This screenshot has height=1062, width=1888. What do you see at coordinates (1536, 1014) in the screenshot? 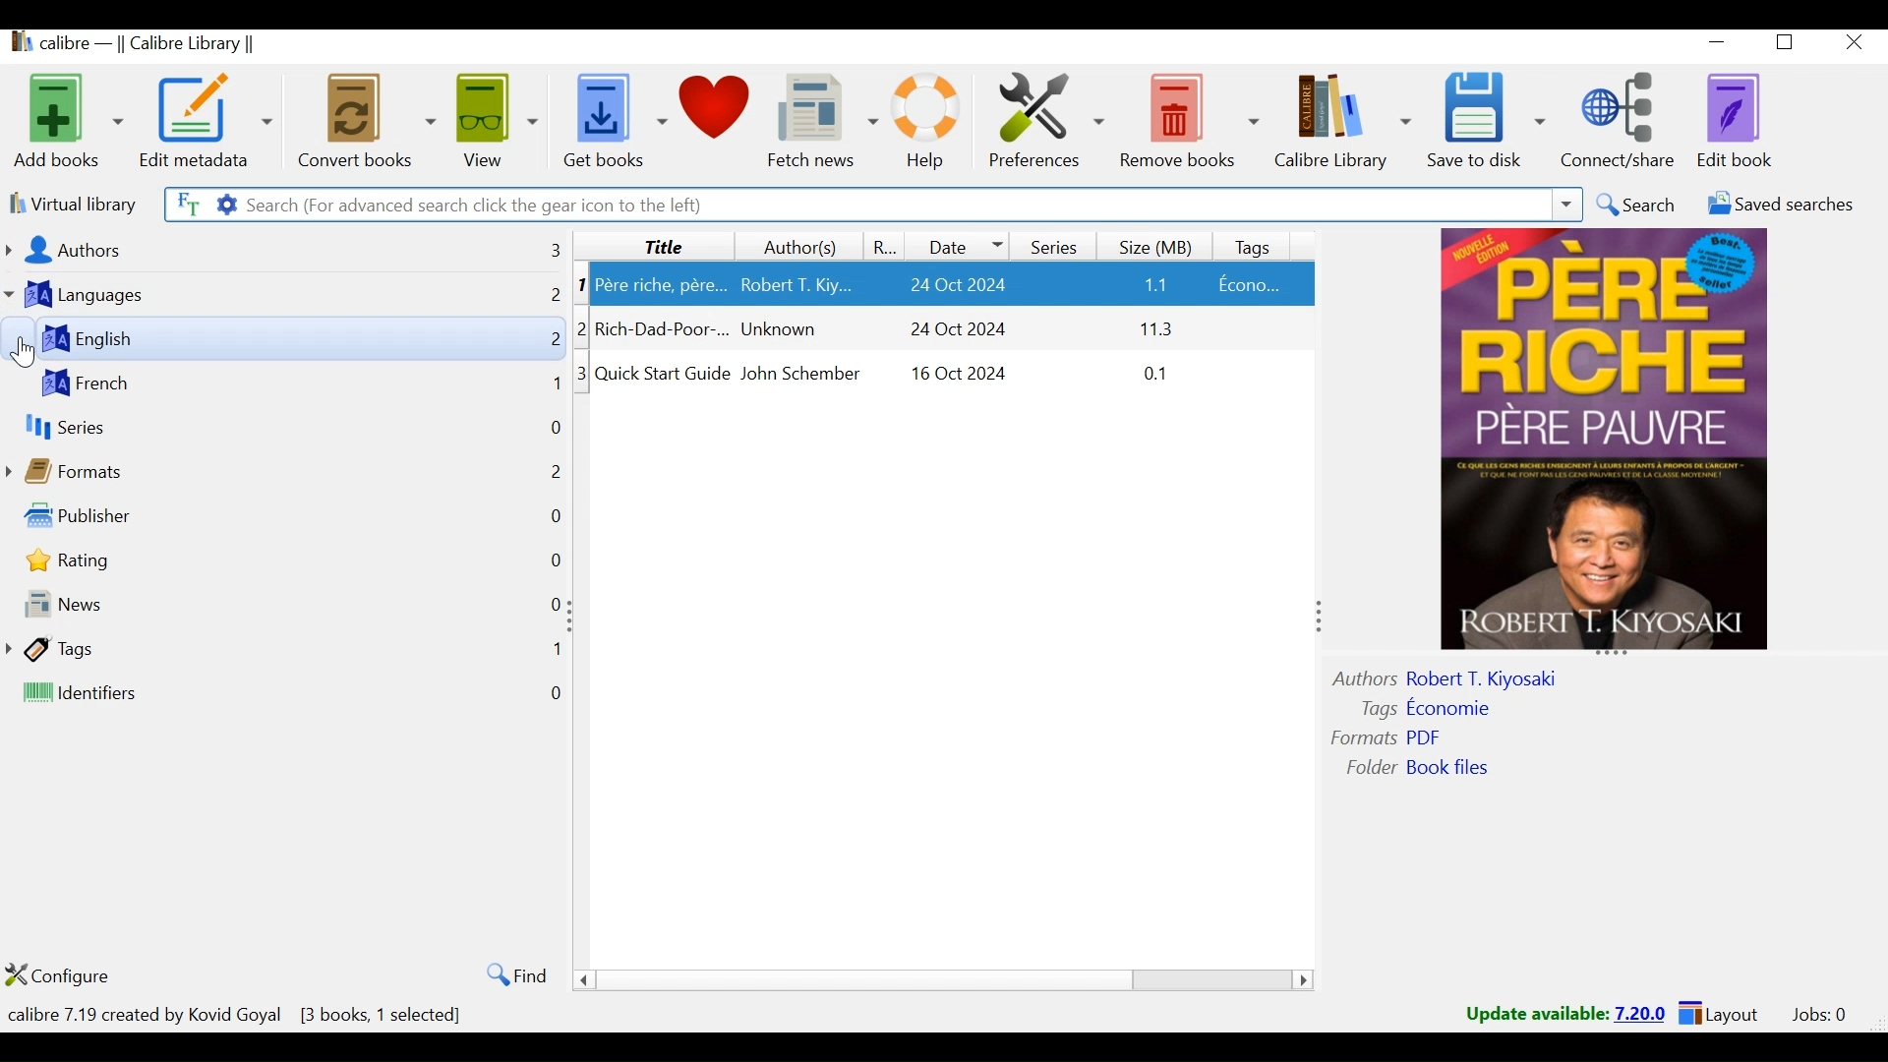
I see `update available` at bounding box center [1536, 1014].